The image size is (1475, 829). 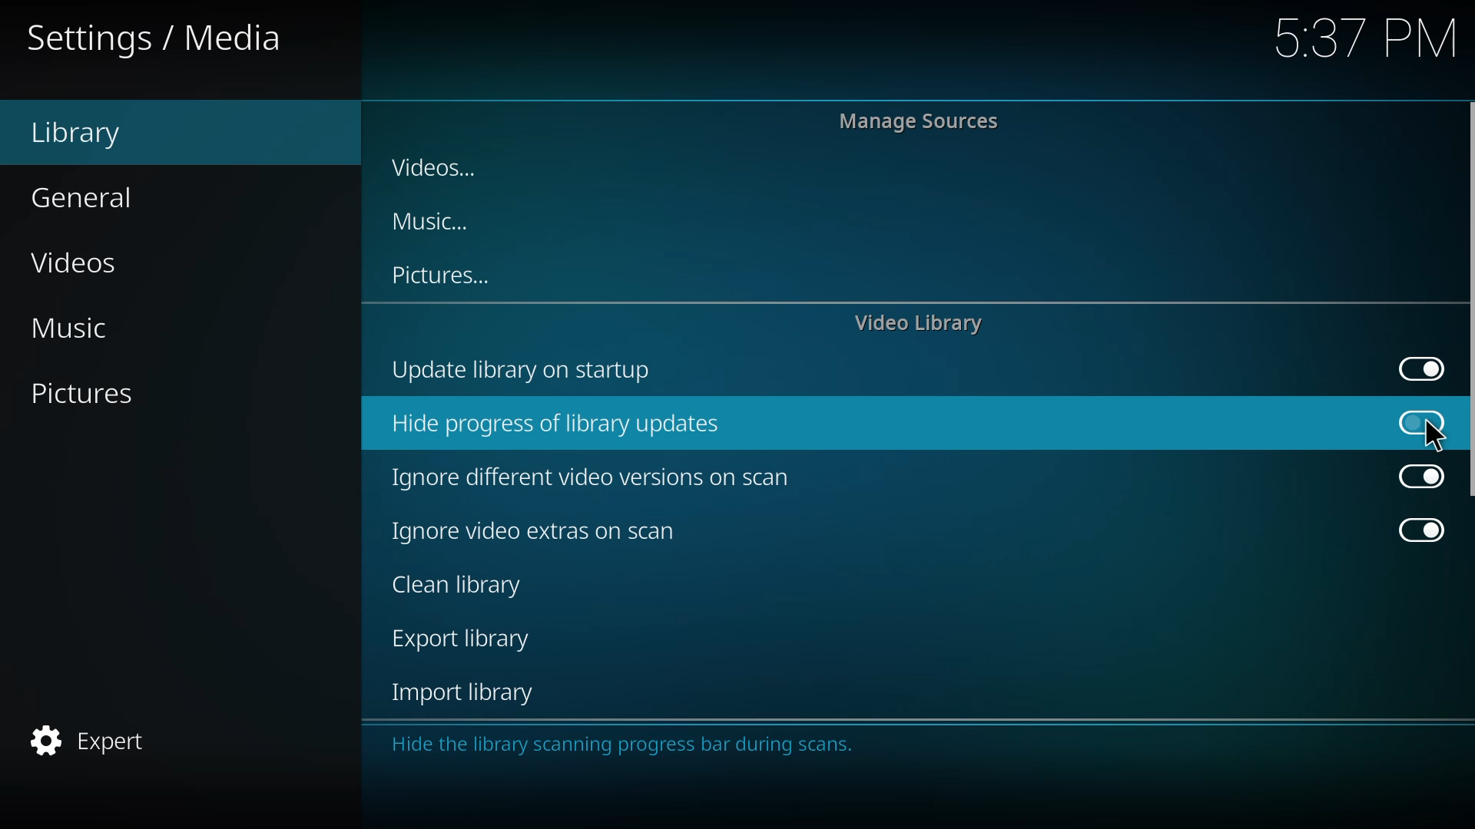 What do you see at coordinates (1413, 367) in the screenshot?
I see `enabled` at bounding box center [1413, 367].